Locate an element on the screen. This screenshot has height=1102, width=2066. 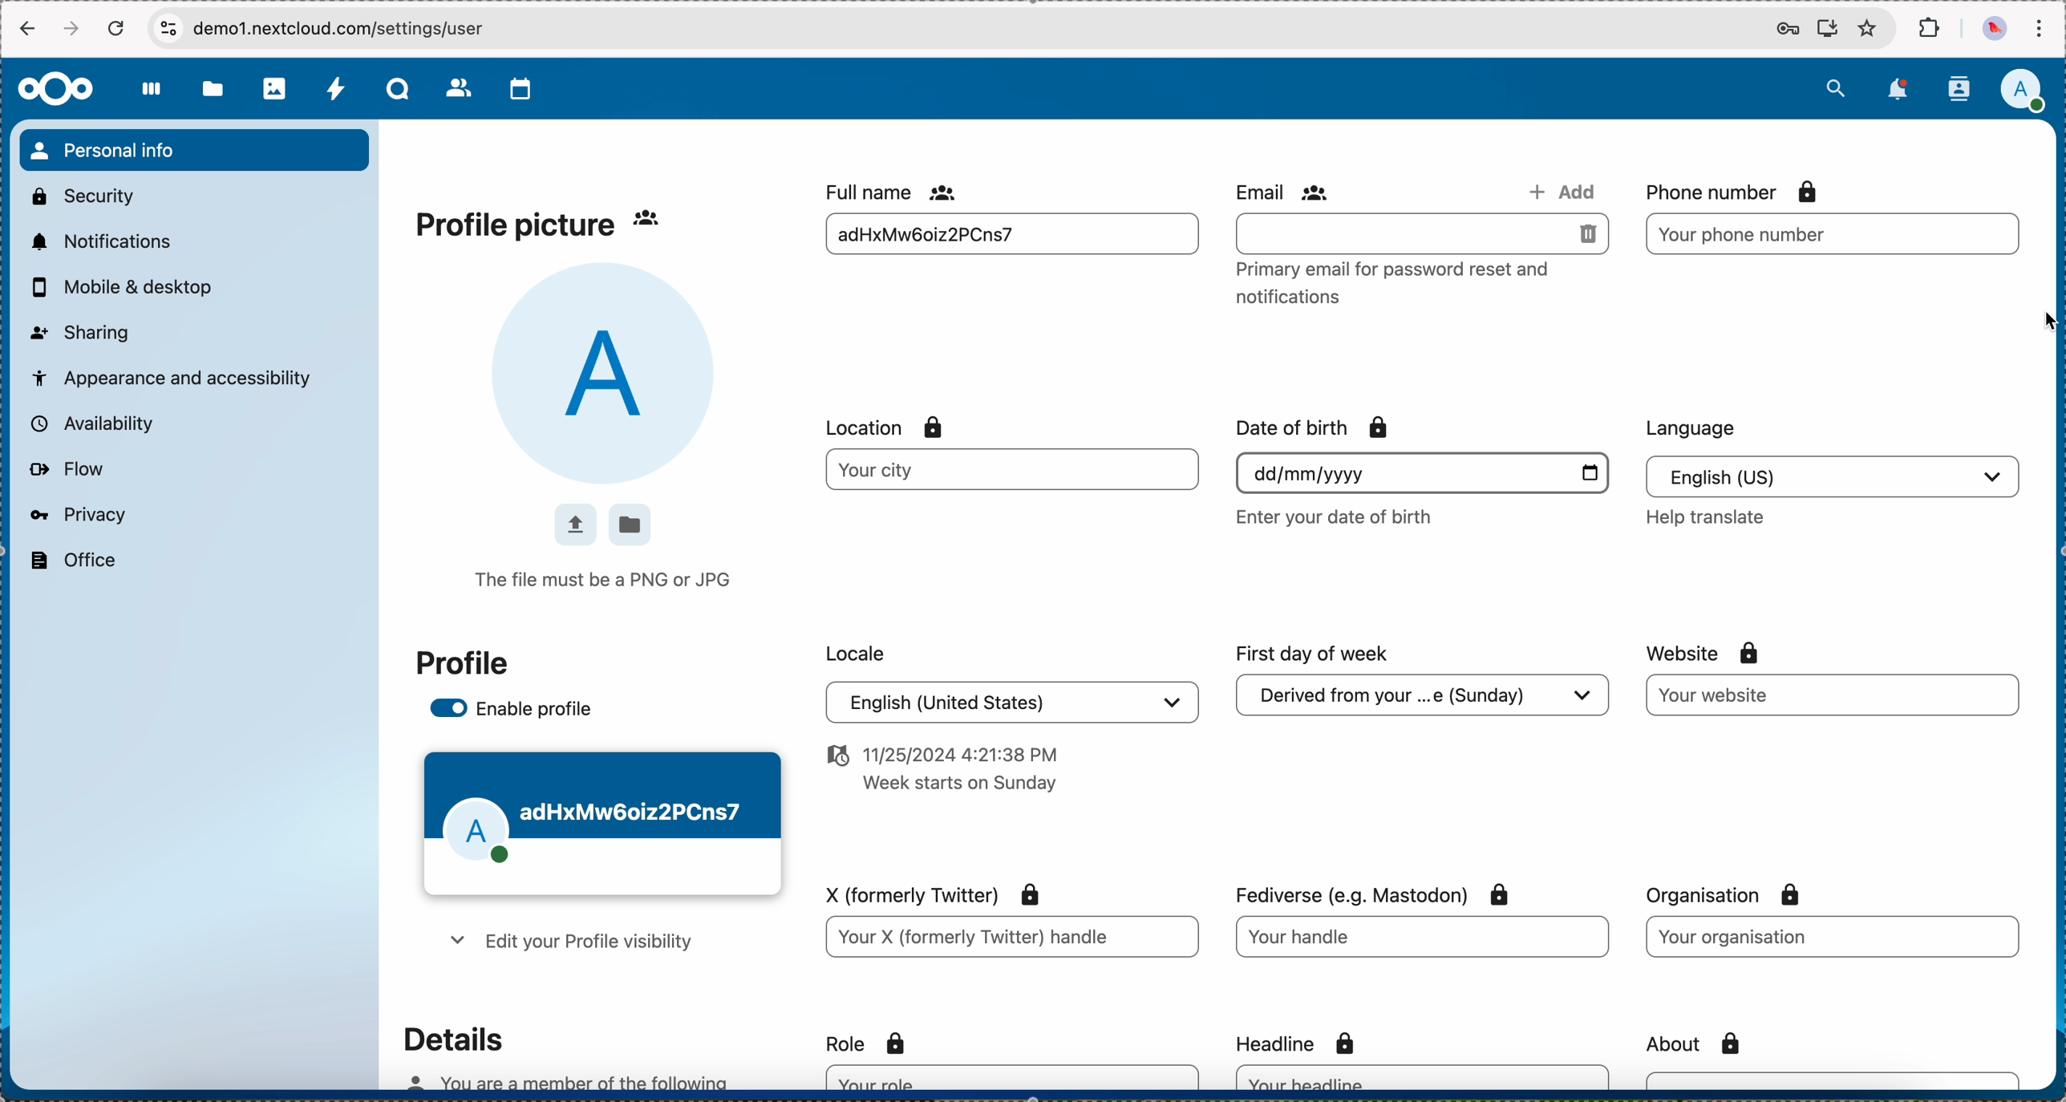
office is located at coordinates (71, 561).